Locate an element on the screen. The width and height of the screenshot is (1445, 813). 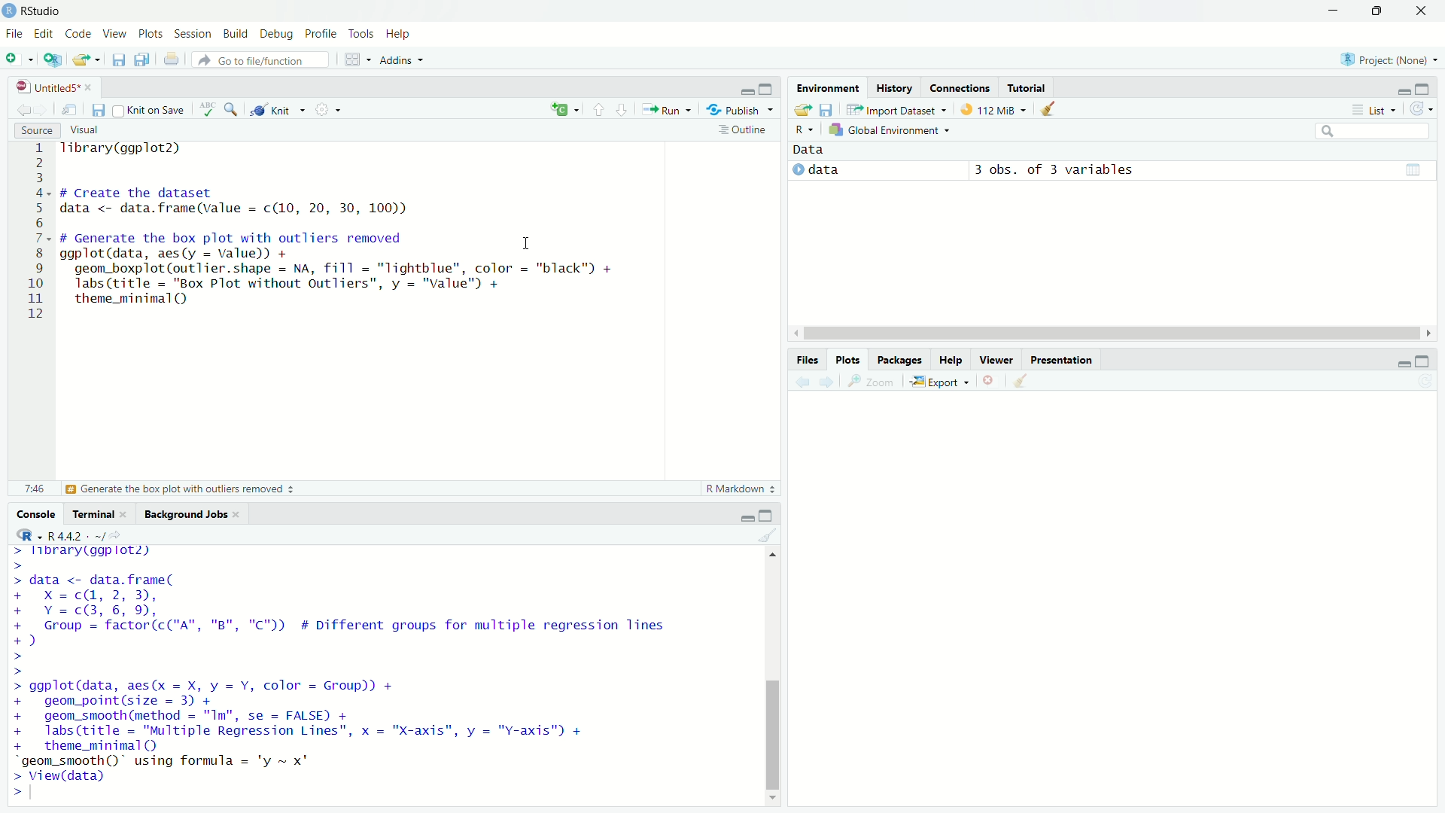
export is located at coordinates (86, 63).